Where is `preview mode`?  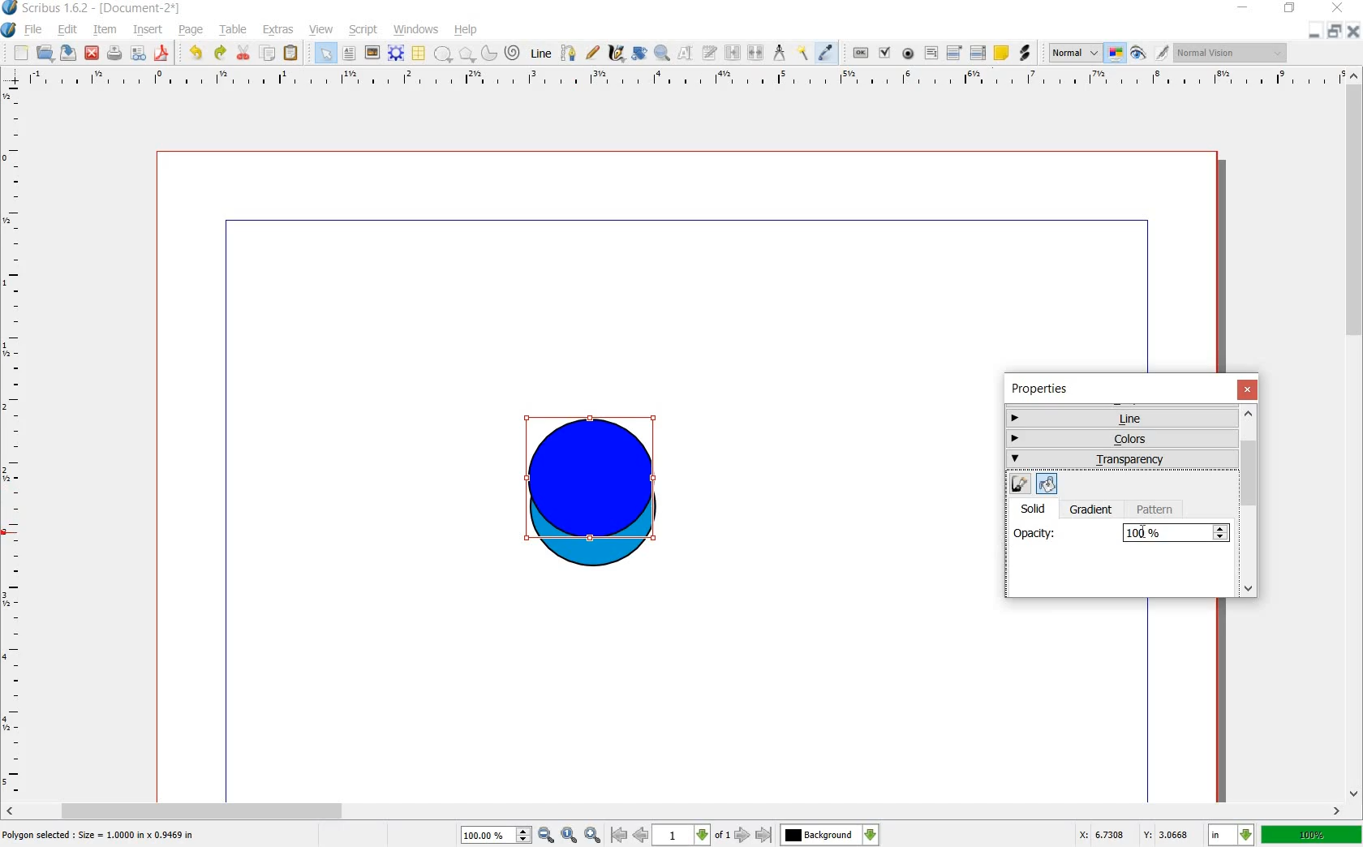 preview mode is located at coordinates (1137, 56).